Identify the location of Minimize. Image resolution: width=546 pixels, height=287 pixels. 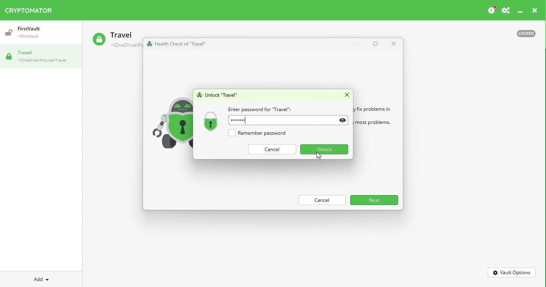
(357, 44).